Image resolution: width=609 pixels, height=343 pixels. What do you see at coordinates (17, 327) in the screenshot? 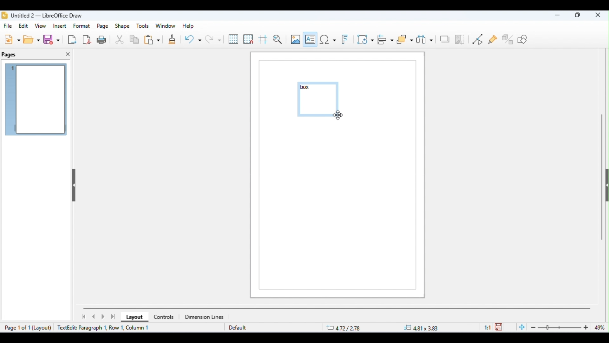
I see `page 1 of 1` at bounding box center [17, 327].